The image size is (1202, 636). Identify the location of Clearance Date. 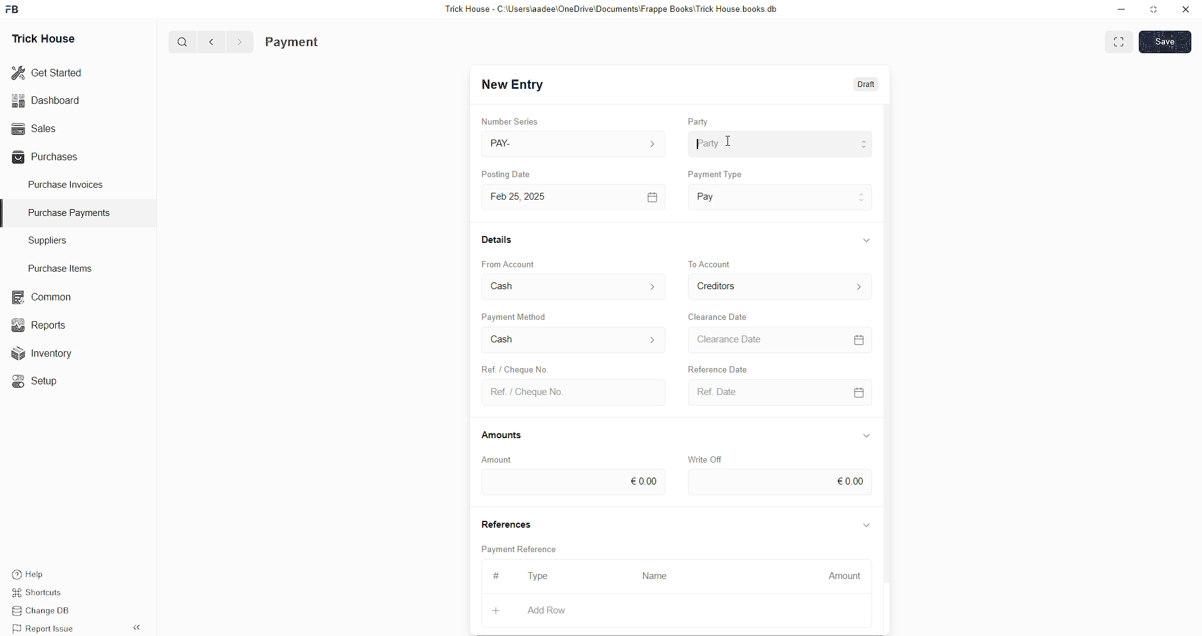
(721, 315).